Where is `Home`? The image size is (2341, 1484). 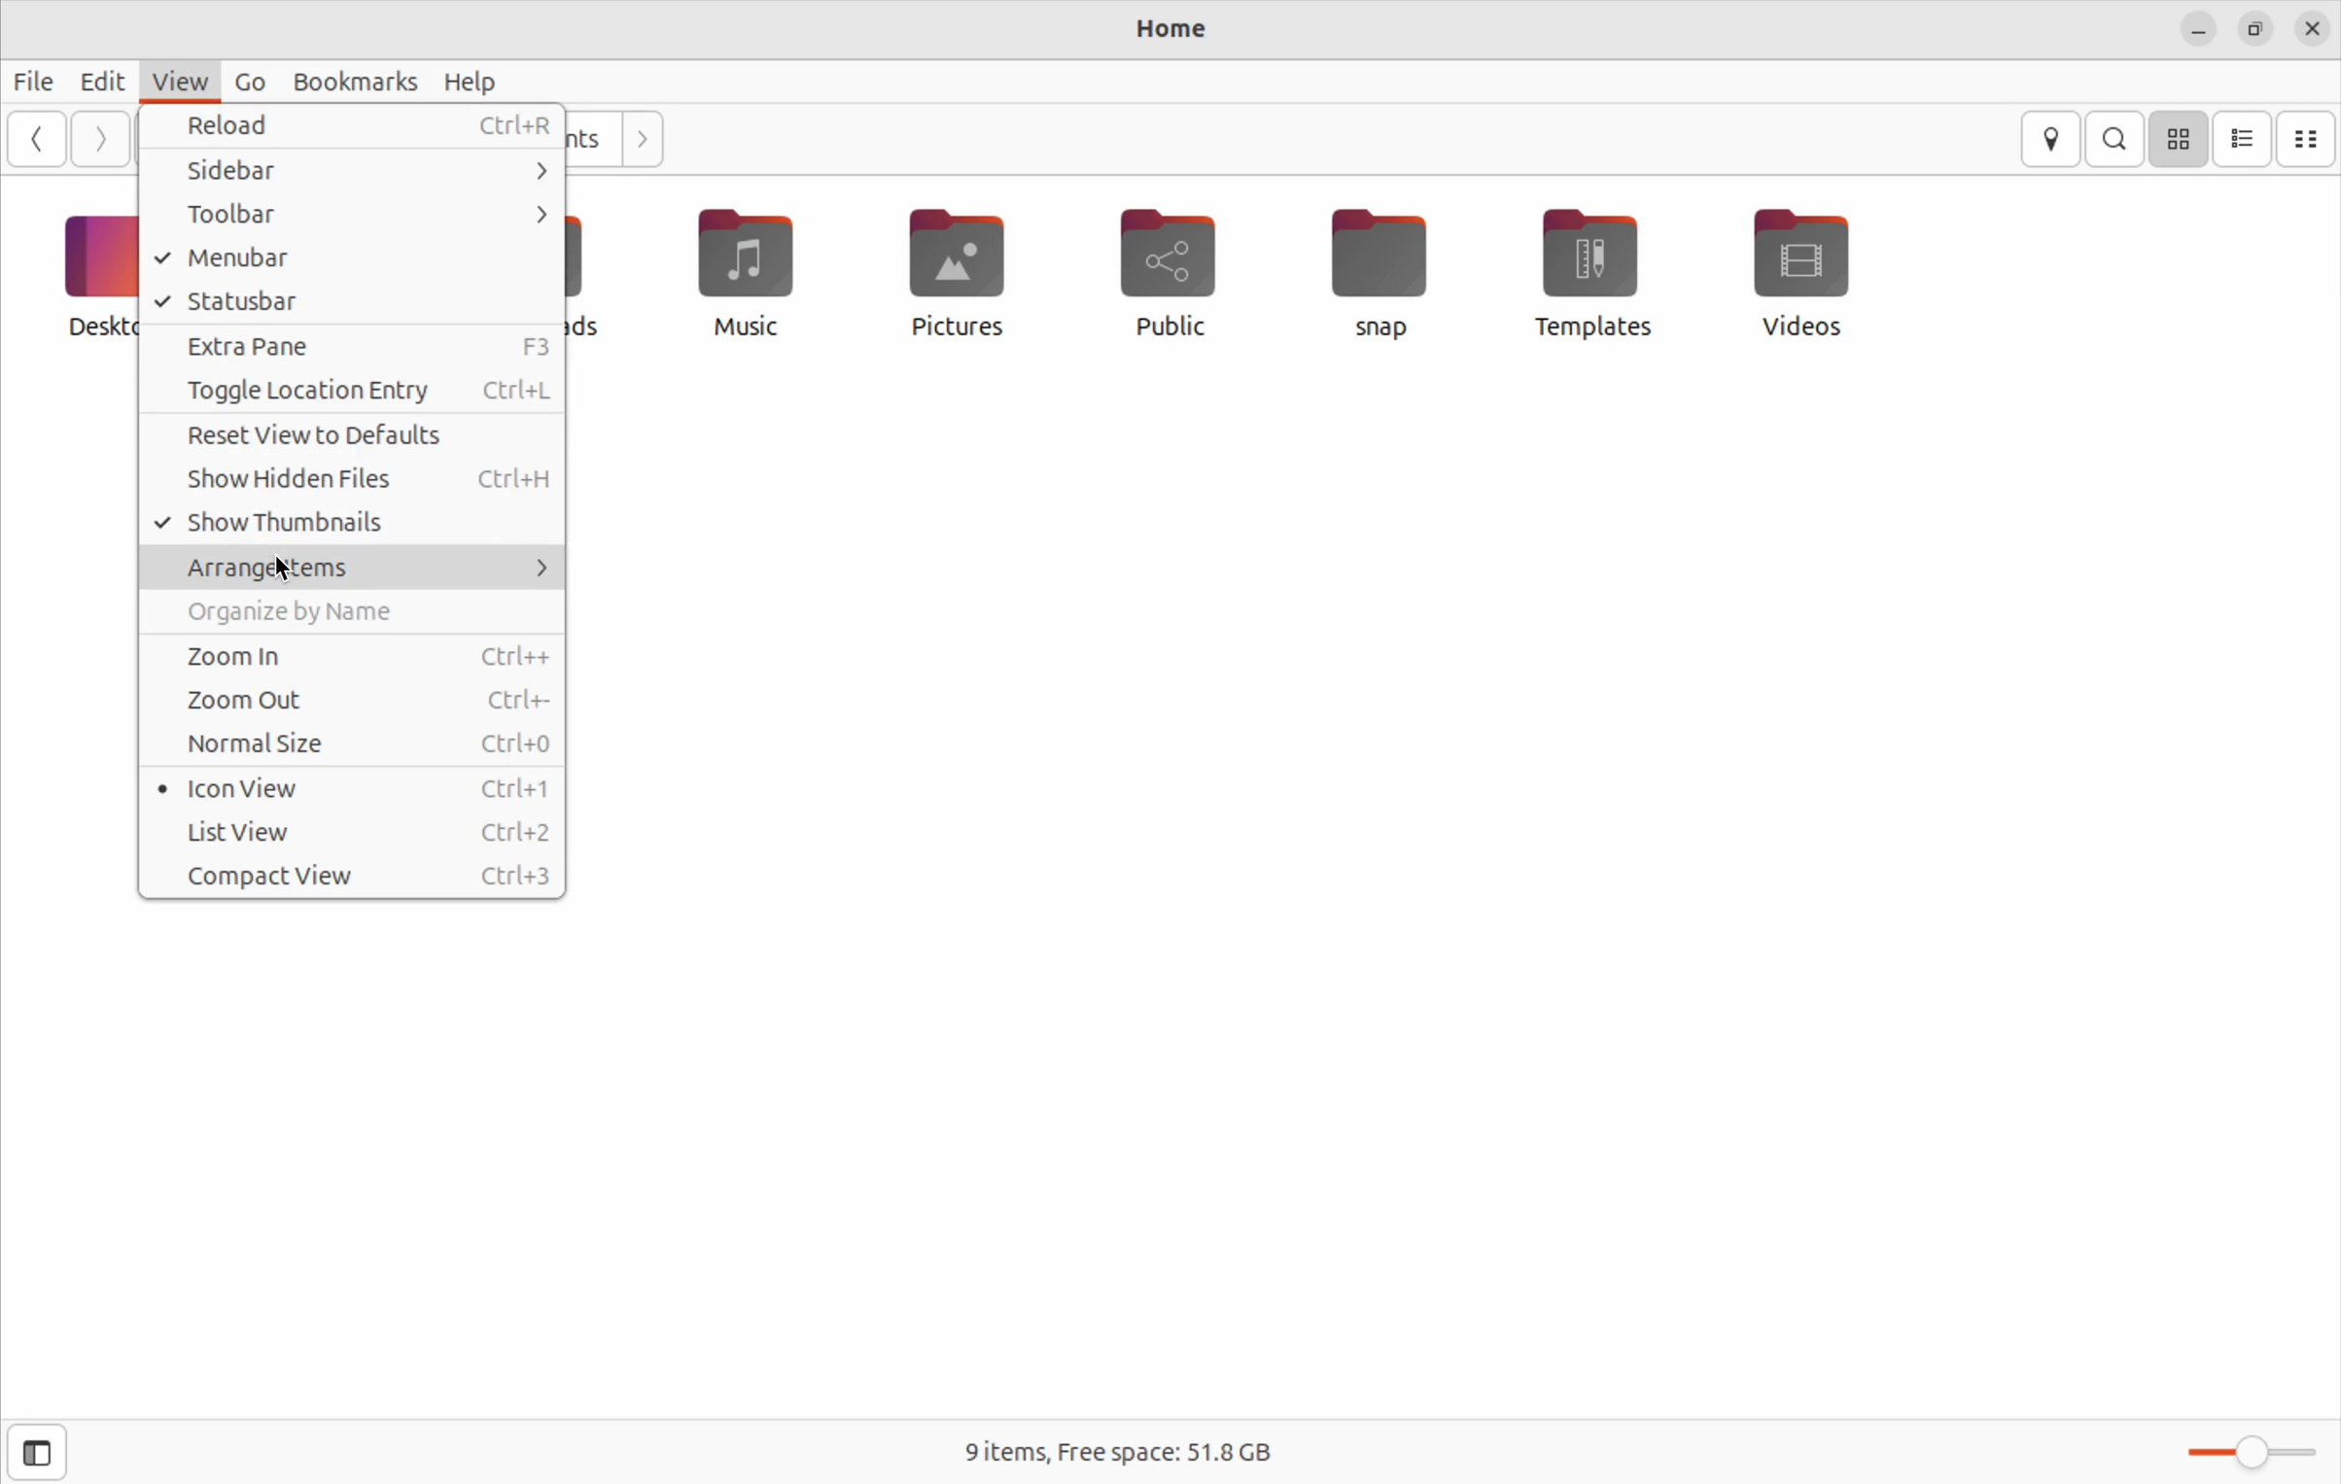
Home is located at coordinates (1155, 32).